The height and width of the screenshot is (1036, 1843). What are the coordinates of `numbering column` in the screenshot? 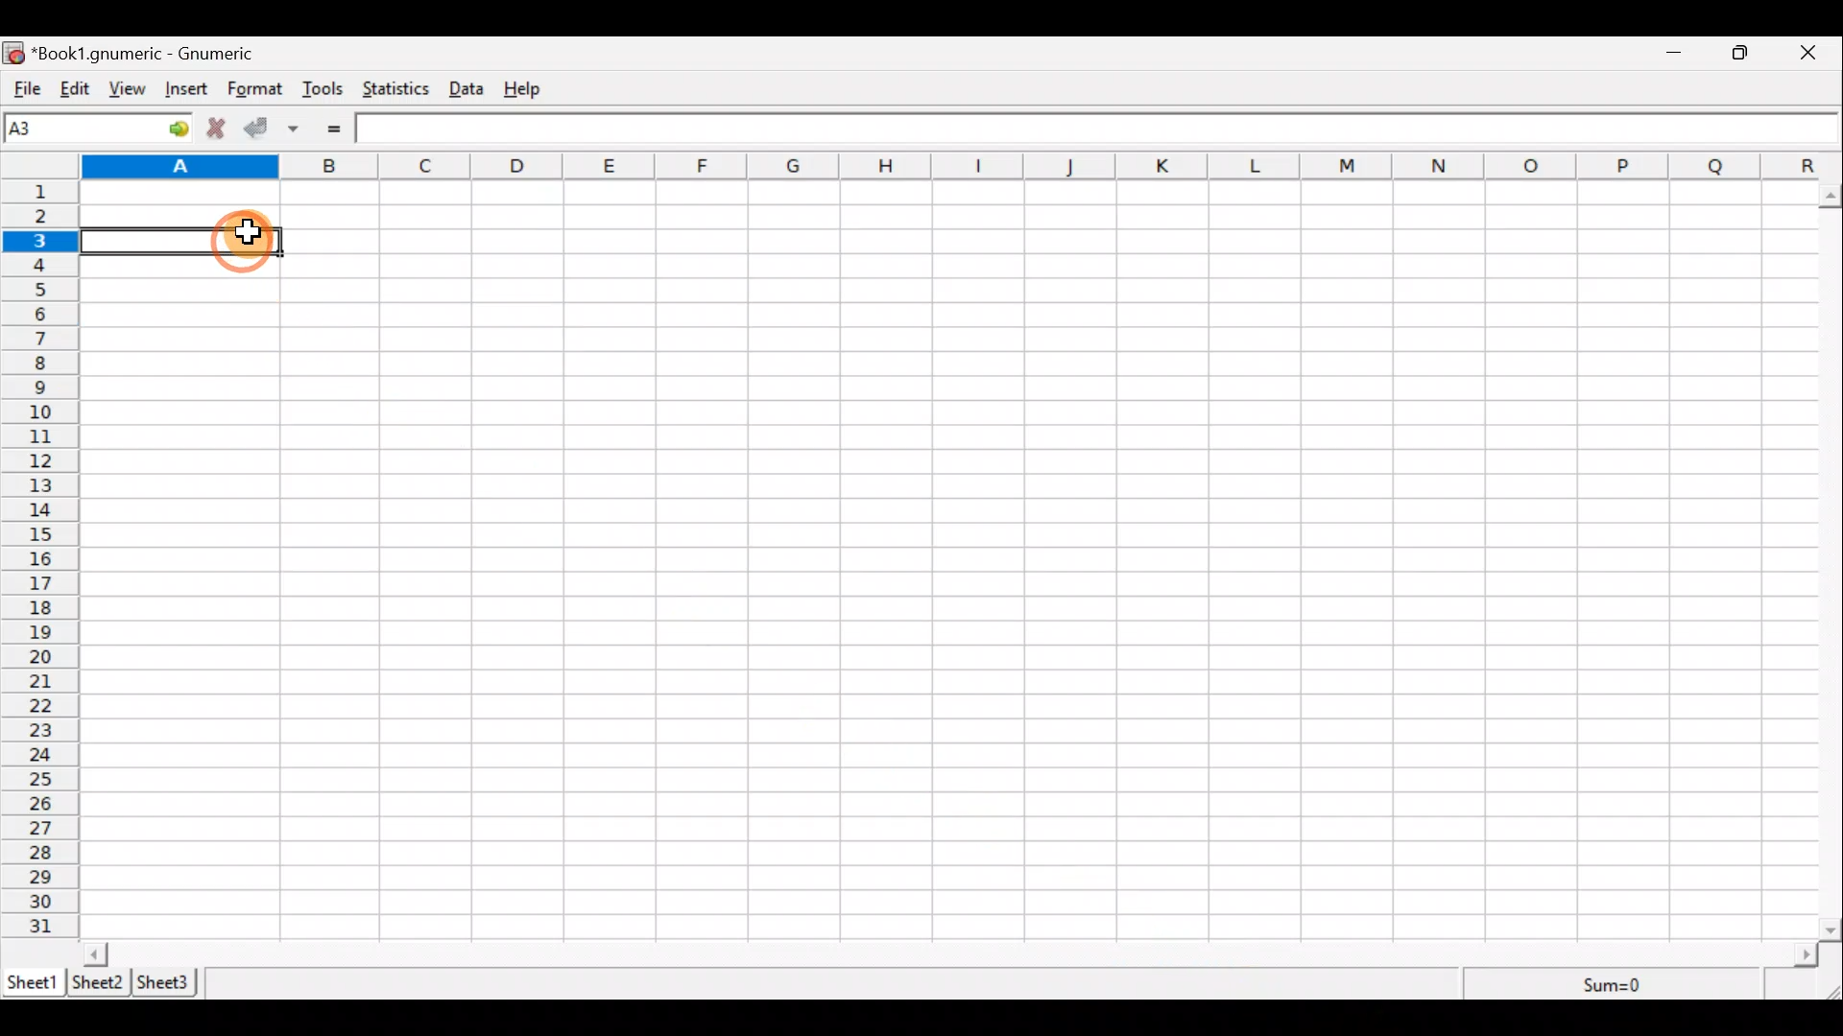 It's located at (44, 562).